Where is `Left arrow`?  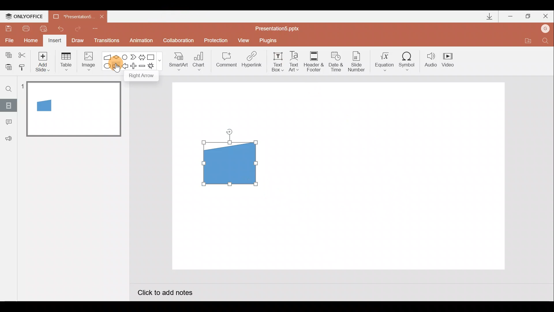 Left arrow is located at coordinates (125, 67).